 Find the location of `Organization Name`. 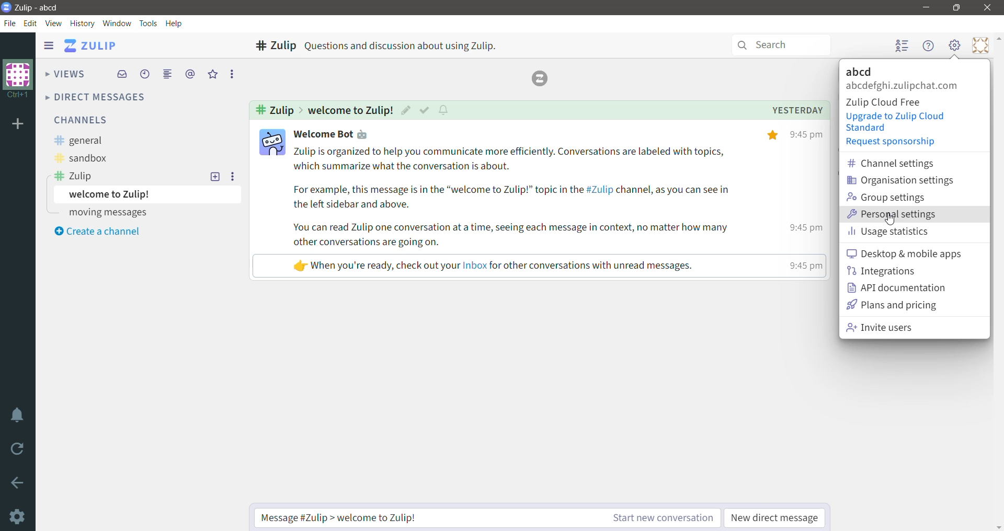

Organization Name is located at coordinates (18, 79).